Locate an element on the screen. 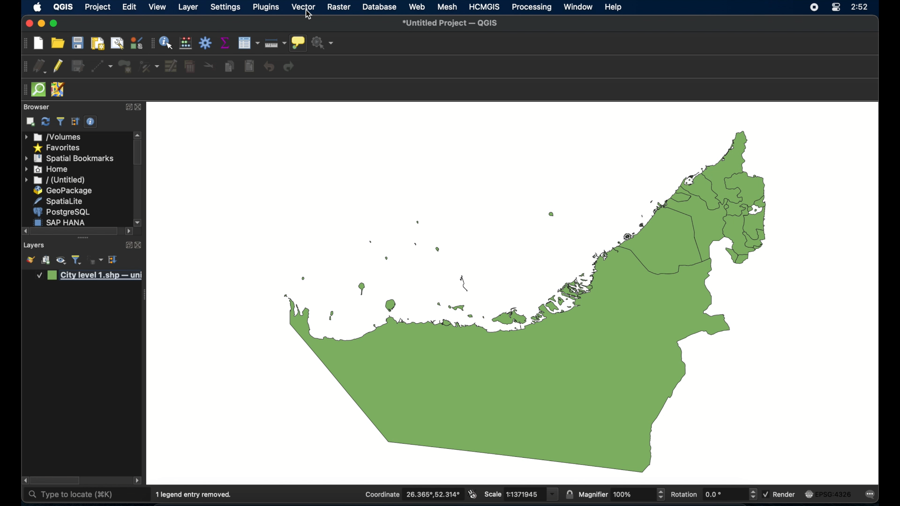  filter legend is located at coordinates (60, 122).